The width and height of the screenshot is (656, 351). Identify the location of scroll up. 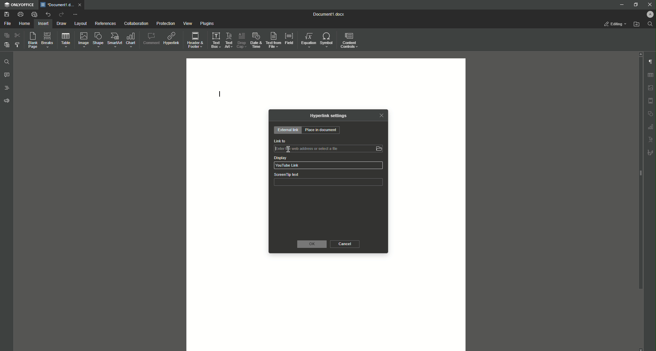
(641, 54).